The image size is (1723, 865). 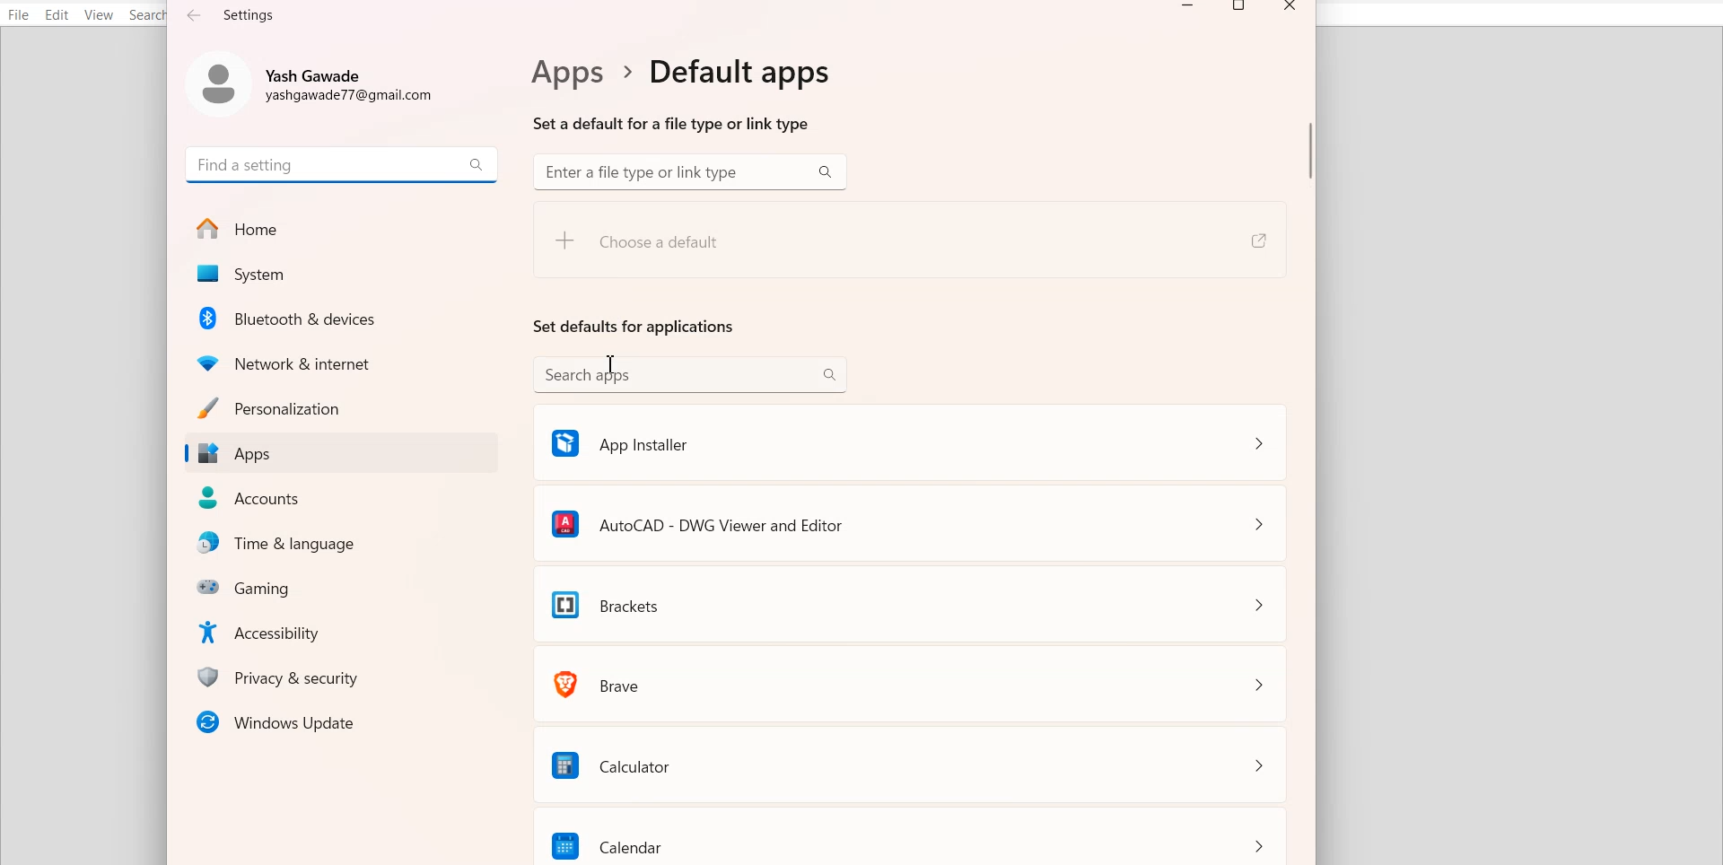 I want to click on Personalization, so click(x=340, y=407).